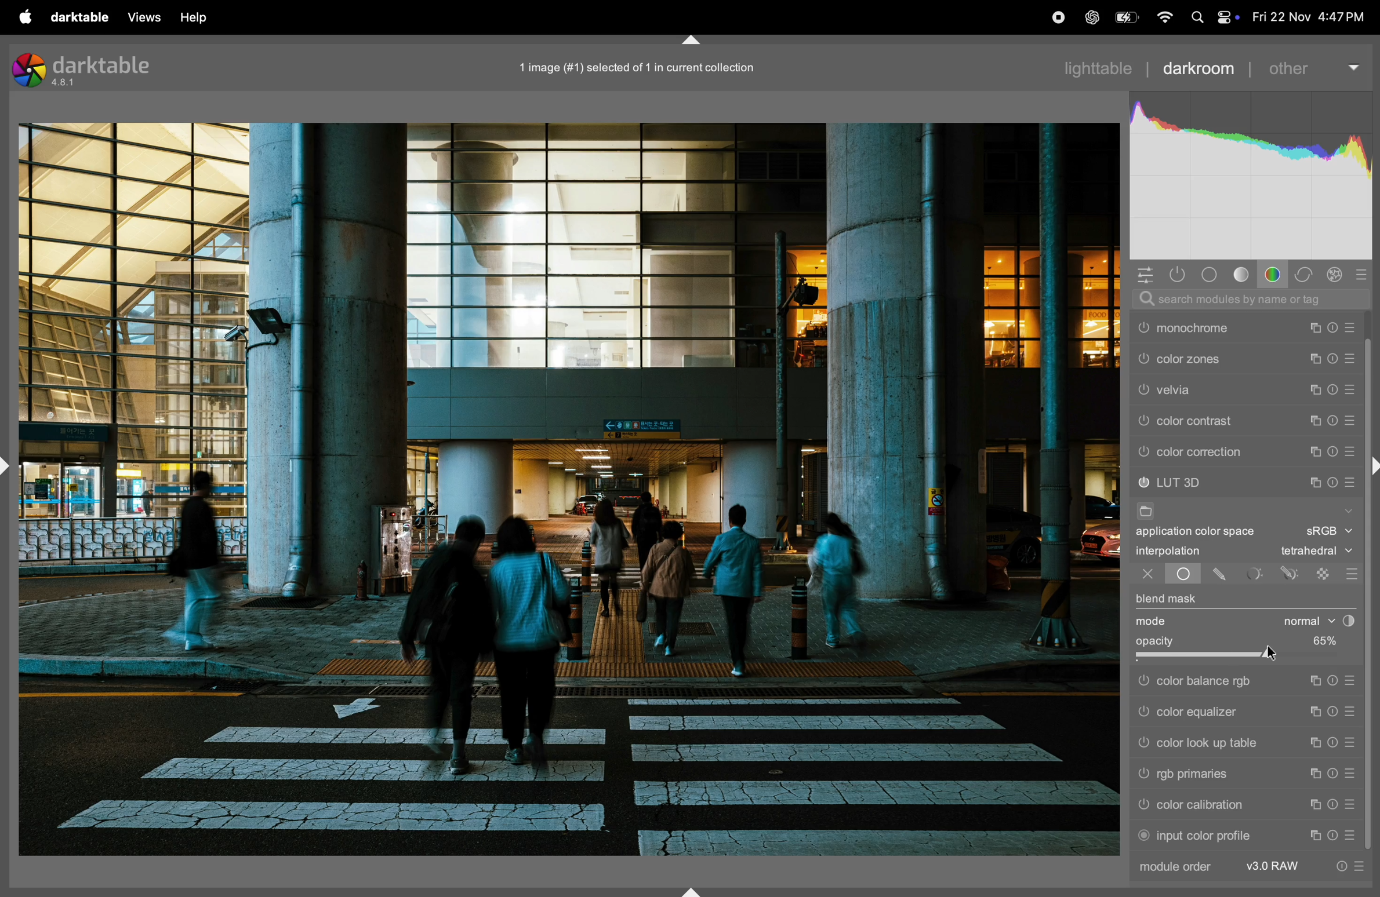  Describe the element at coordinates (1291, 574) in the screenshot. I see `drawn parametric mask` at that location.